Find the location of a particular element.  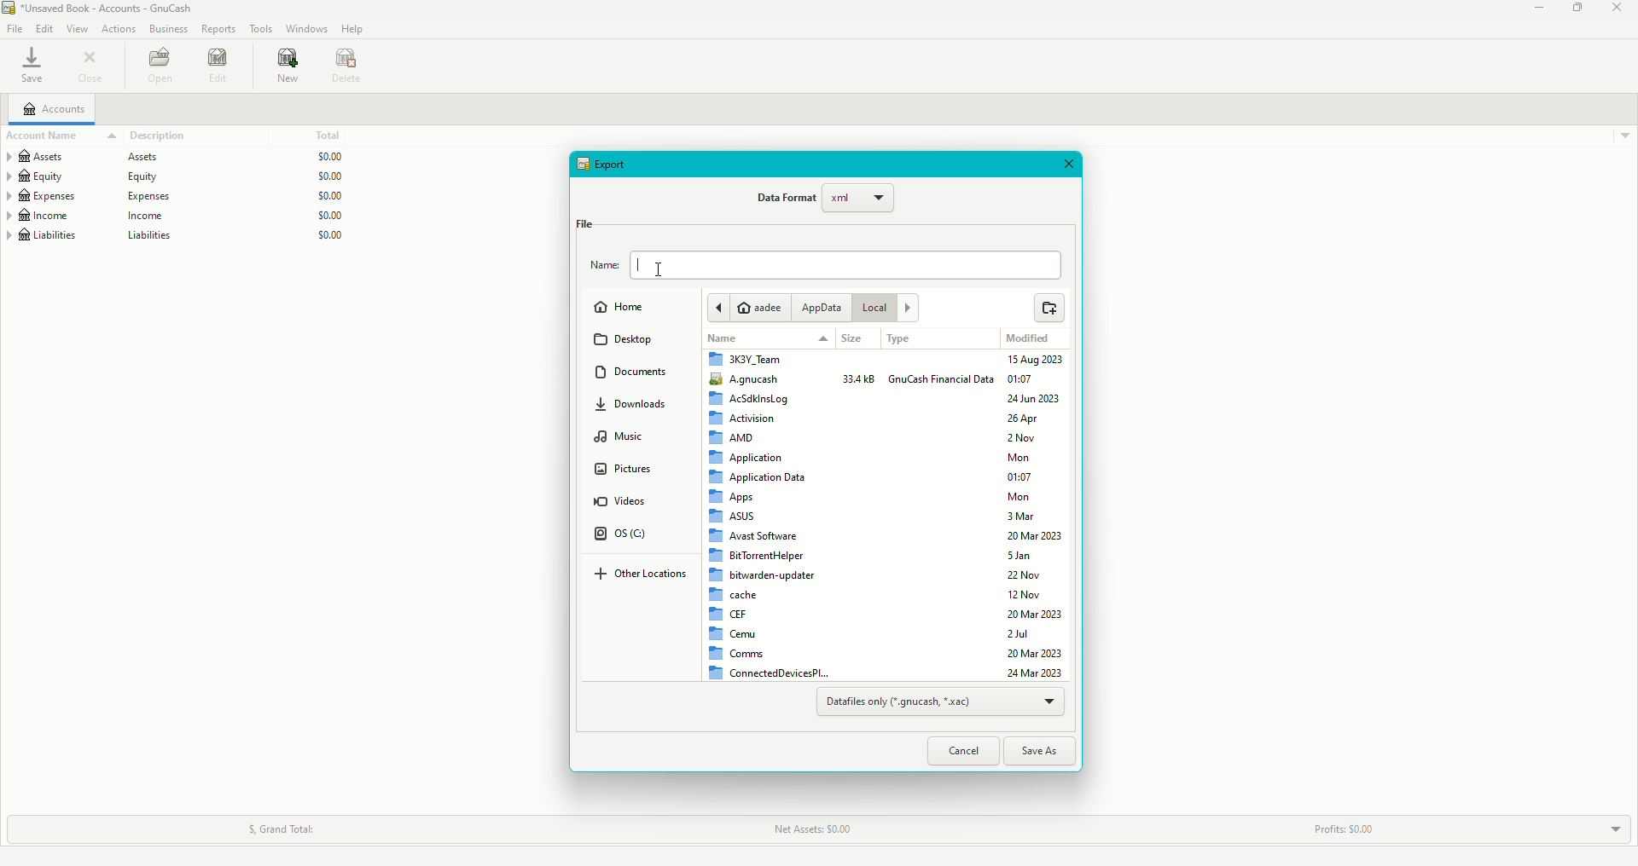

New is located at coordinates (290, 68).